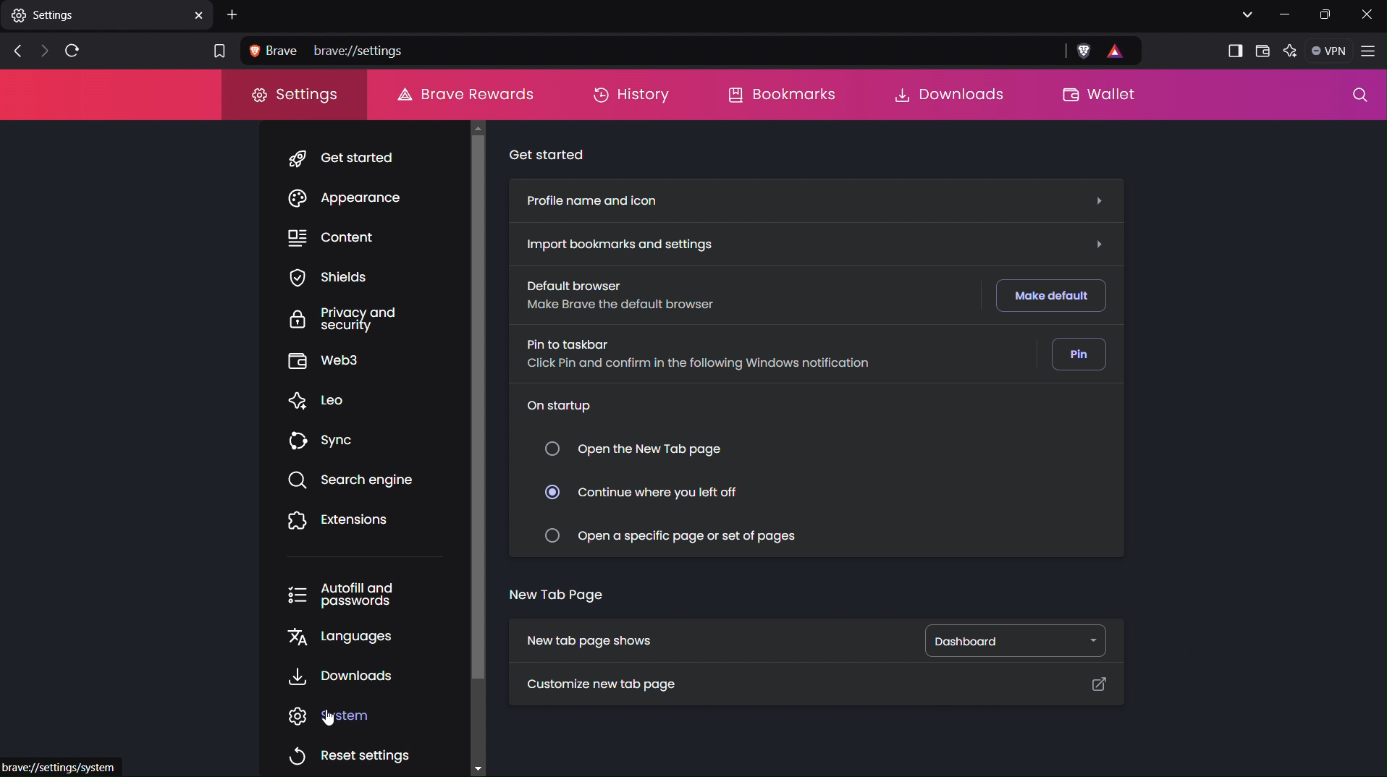 The image size is (1387, 777). I want to click on Minimize, so click(1281, 14).